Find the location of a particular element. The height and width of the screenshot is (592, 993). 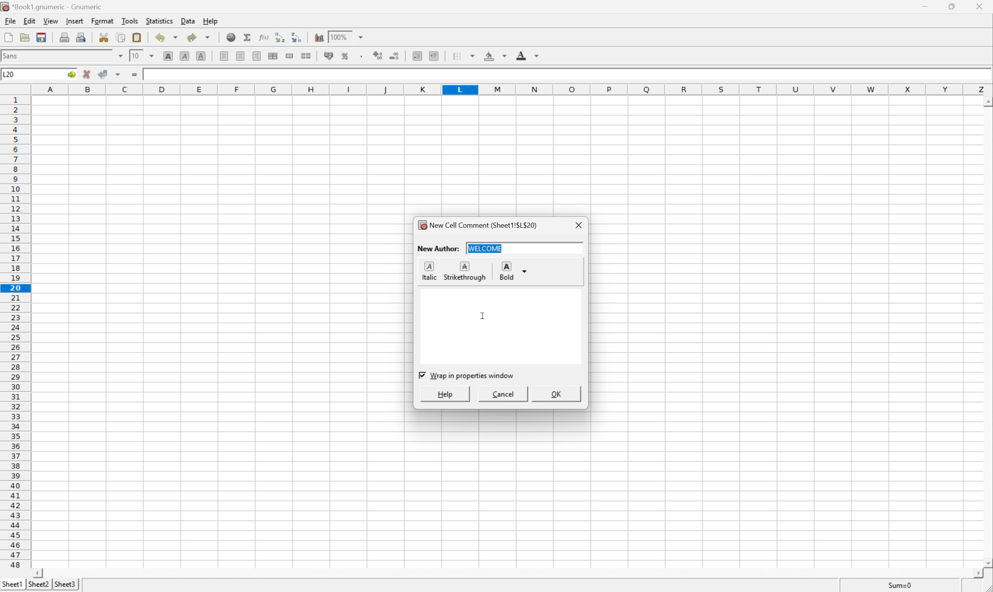

Checkbox is located at coordinates (421, 374).